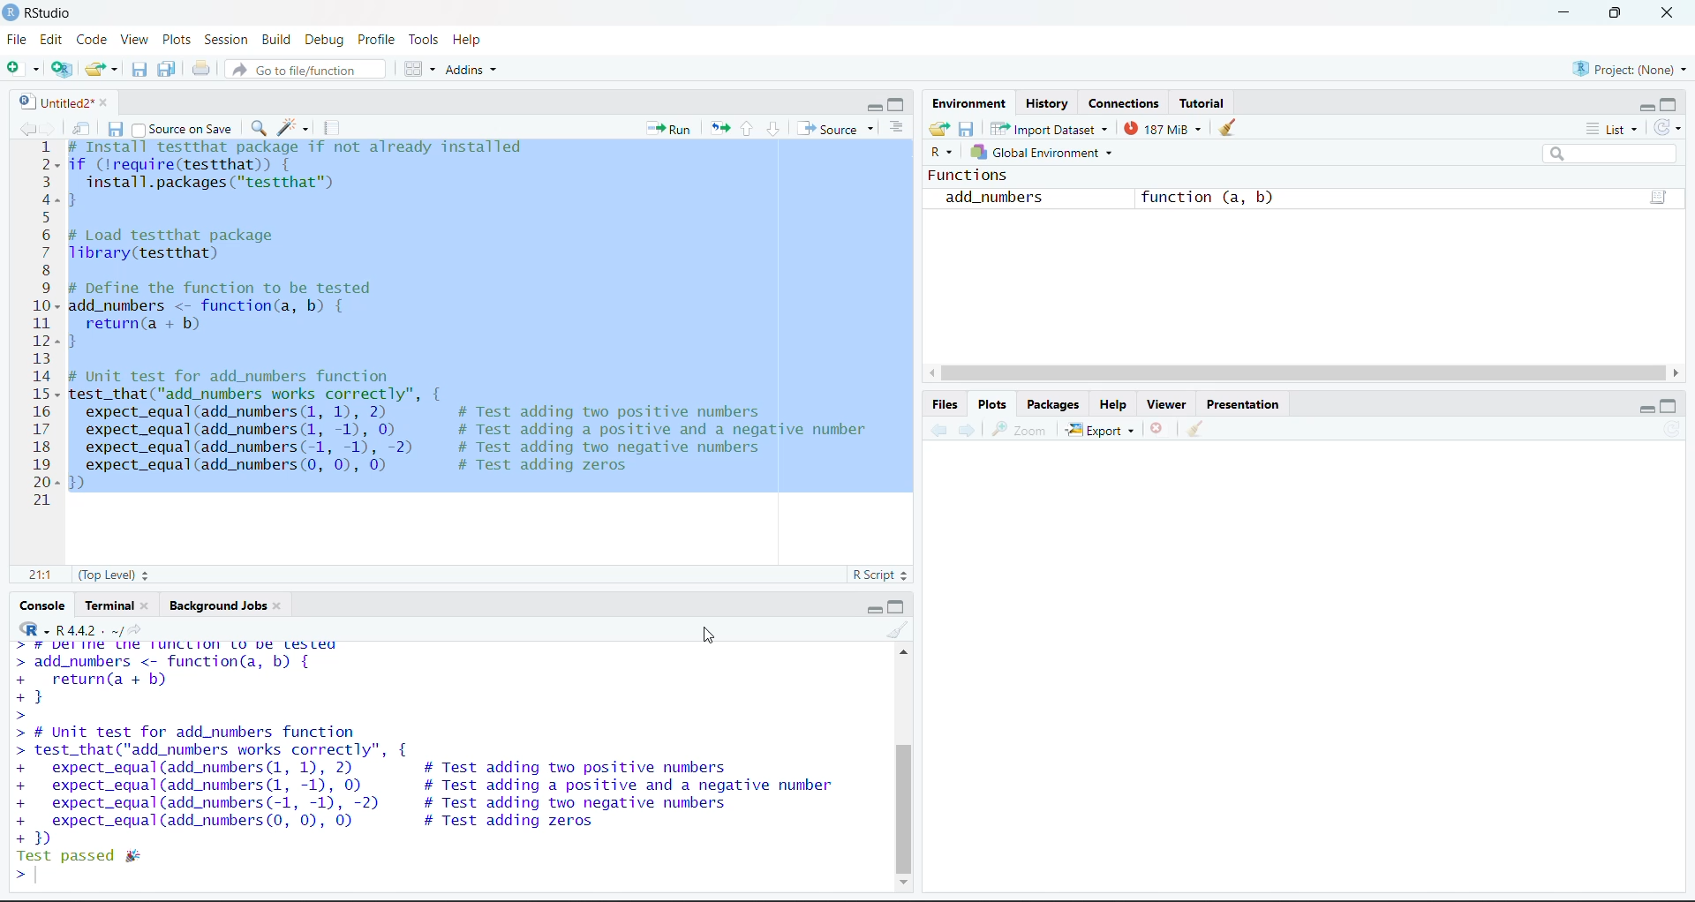 The width and height of the screenshot is (1695, 902). What do you see at coordinates (1619, 13) in the screenshot?
I see `maximize` at bounding box center [1619, 13].